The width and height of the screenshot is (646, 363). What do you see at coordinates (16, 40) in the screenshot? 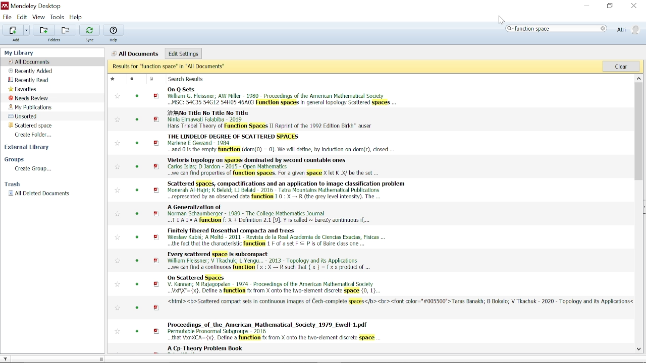
I see `Add` at bounding box center [16, 40].